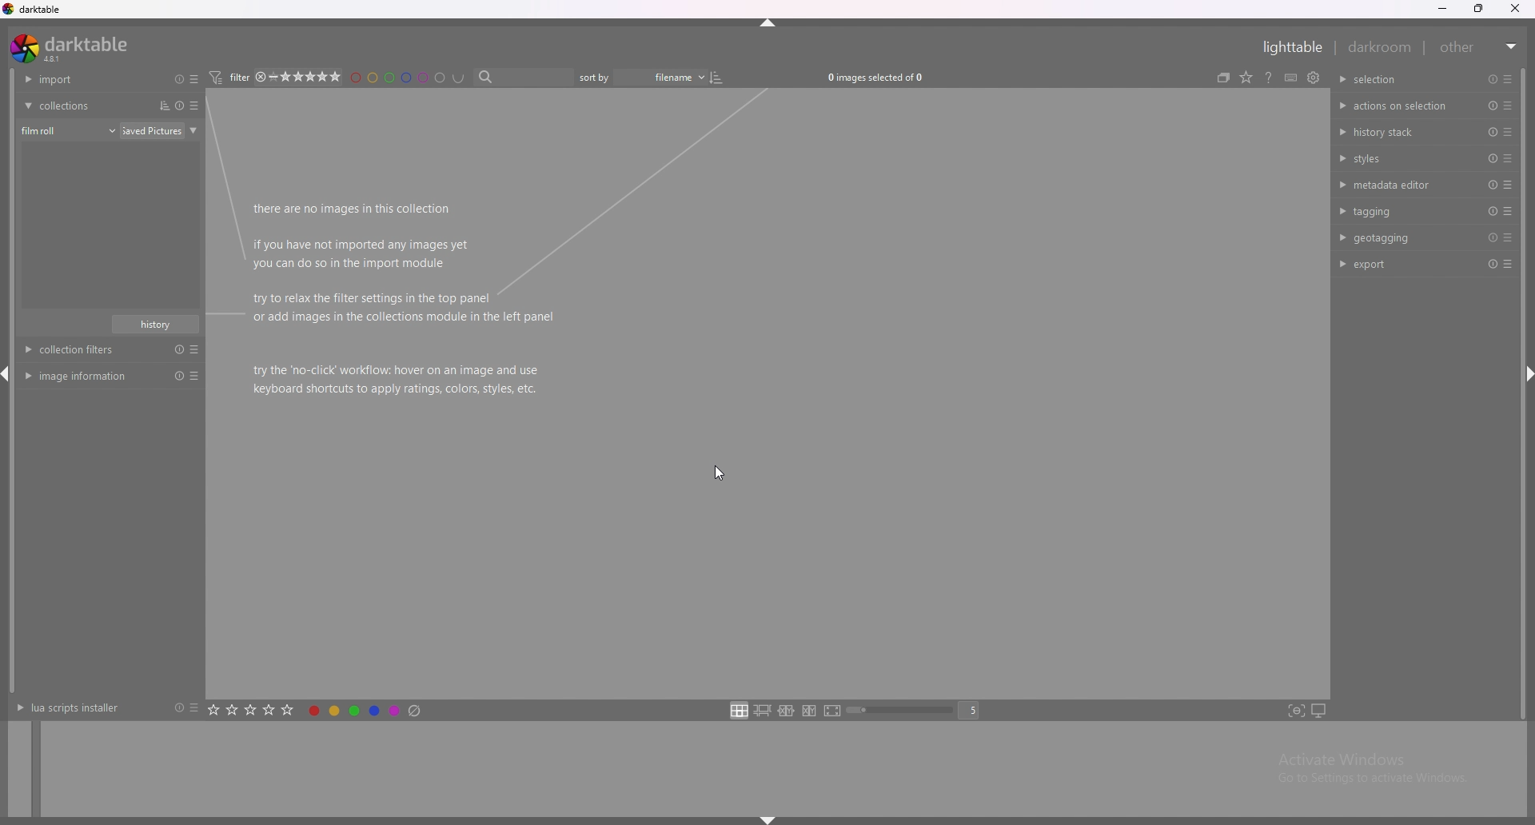  I want to click on minimize, so click(1442, 9).